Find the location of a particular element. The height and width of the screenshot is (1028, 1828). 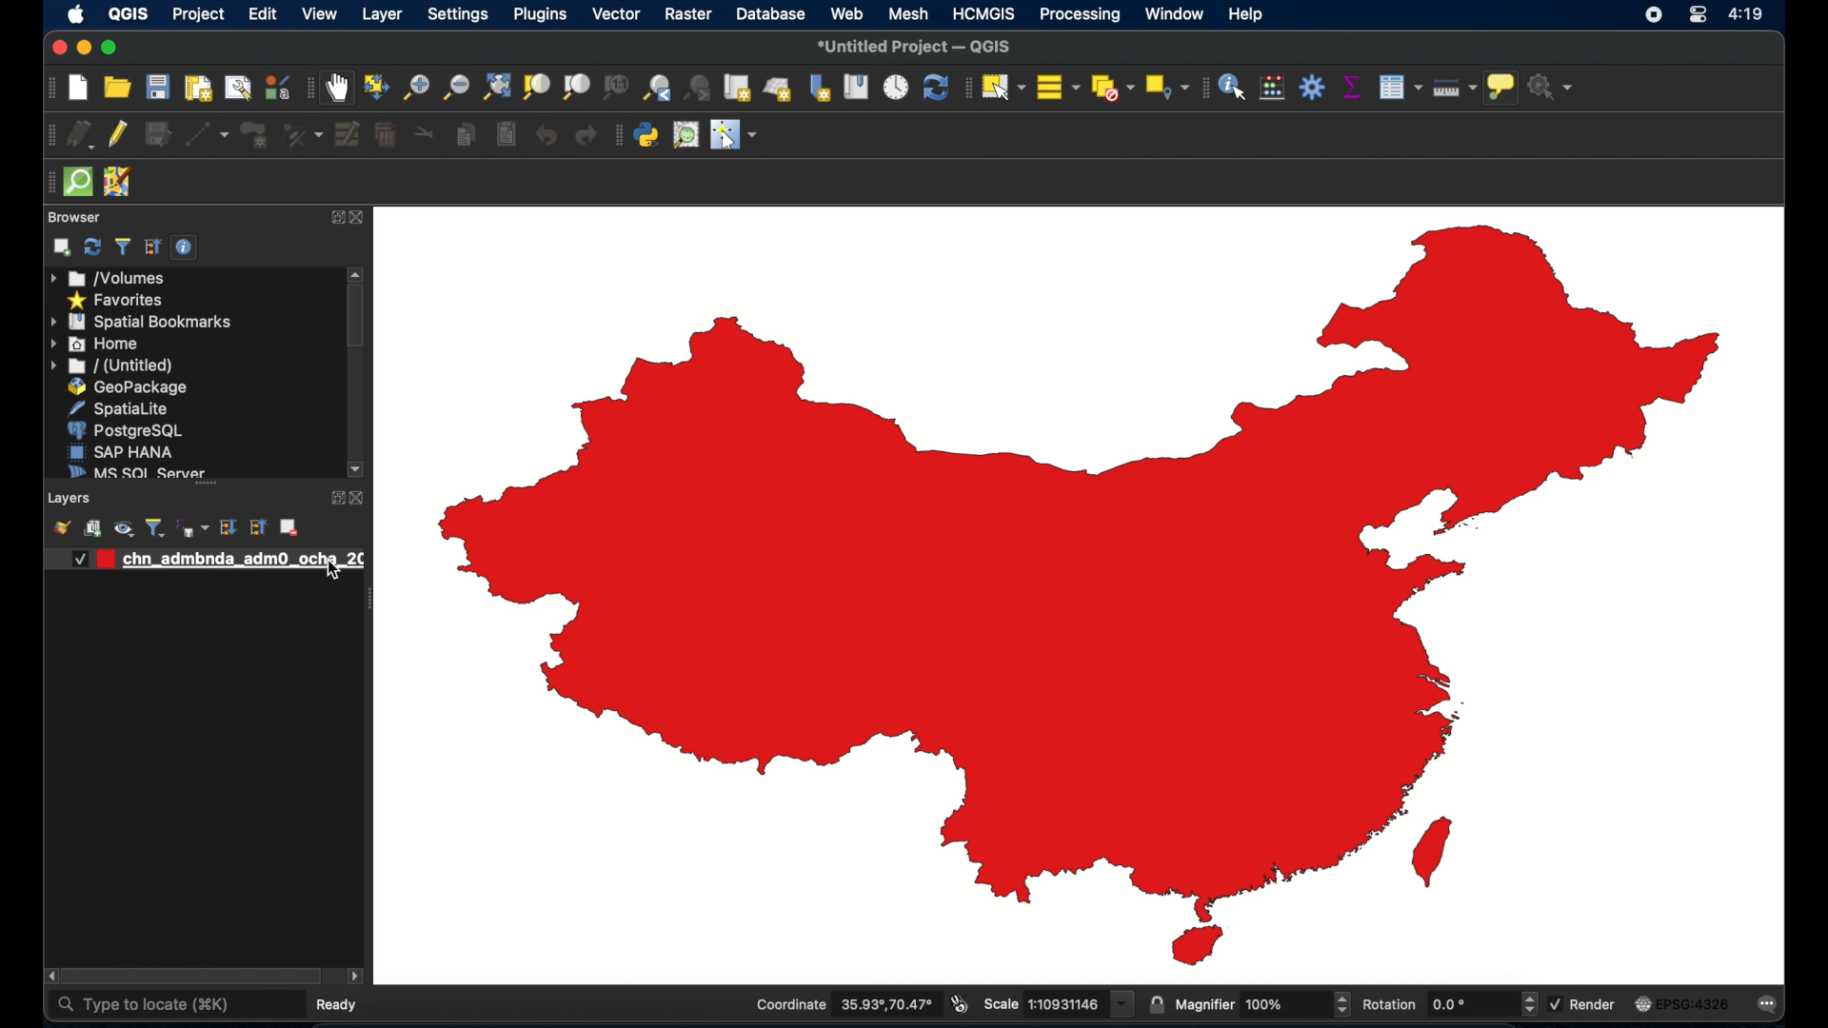

show map tips is located at coordinates (1501, 89).